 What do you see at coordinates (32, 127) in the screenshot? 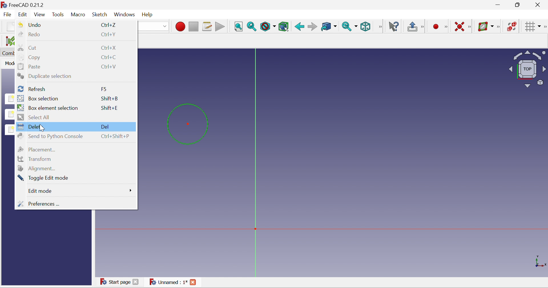
I see `Delete` at bounding box center [32, 127].